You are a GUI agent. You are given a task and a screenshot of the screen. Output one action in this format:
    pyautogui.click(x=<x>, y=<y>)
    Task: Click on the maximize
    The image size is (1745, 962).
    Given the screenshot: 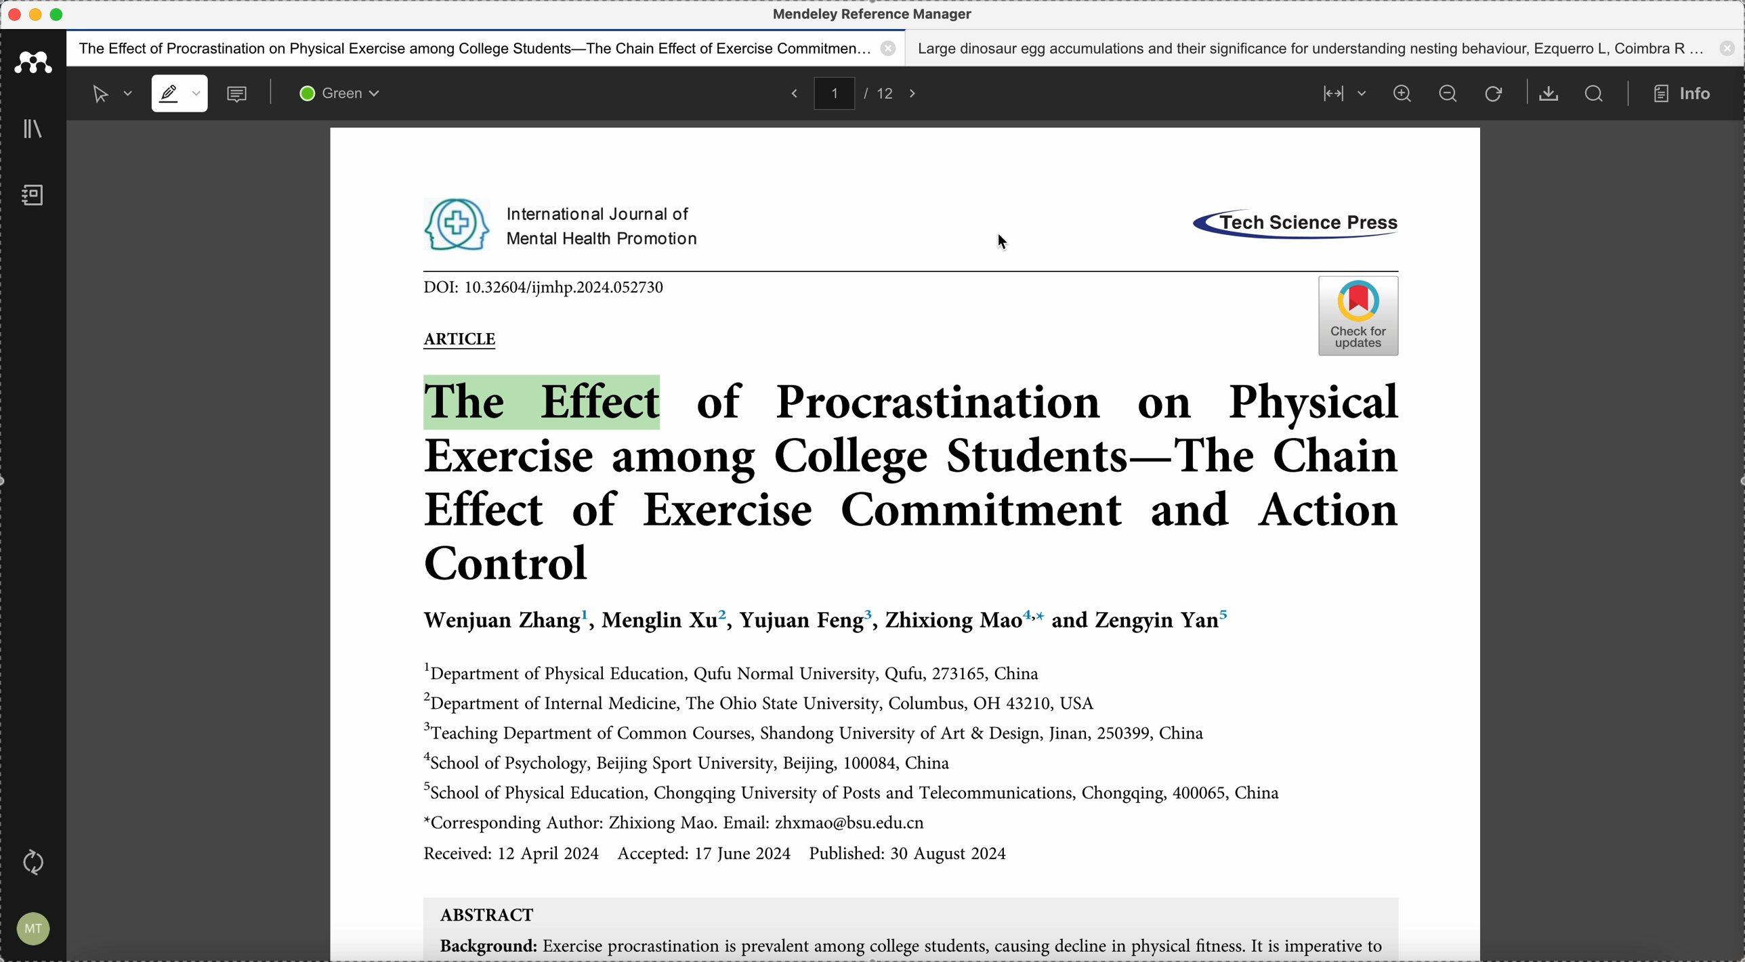 What is the action you would take?
    pyautogui.click(x=58, y=15)
    